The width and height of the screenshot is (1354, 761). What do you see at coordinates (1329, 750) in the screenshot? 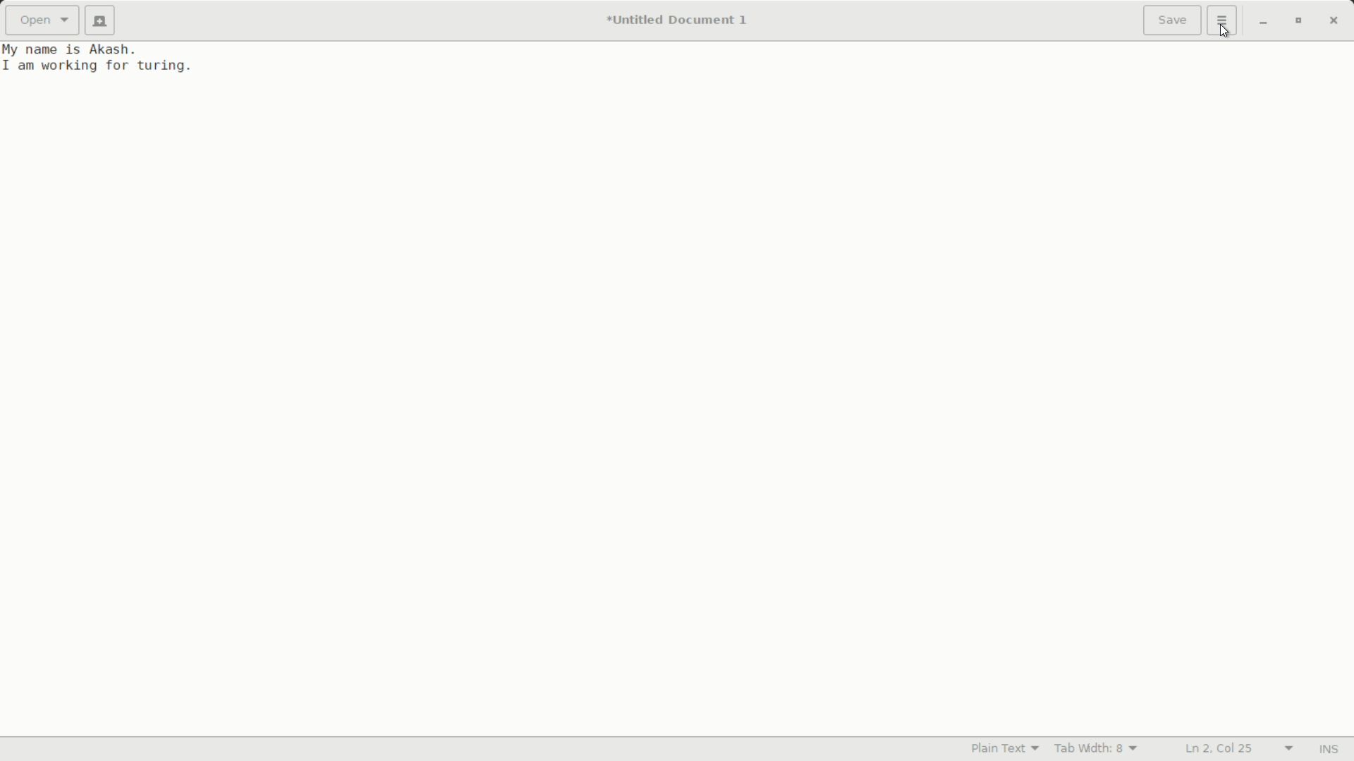
I see `ins` at bounding box center [1329, 750].